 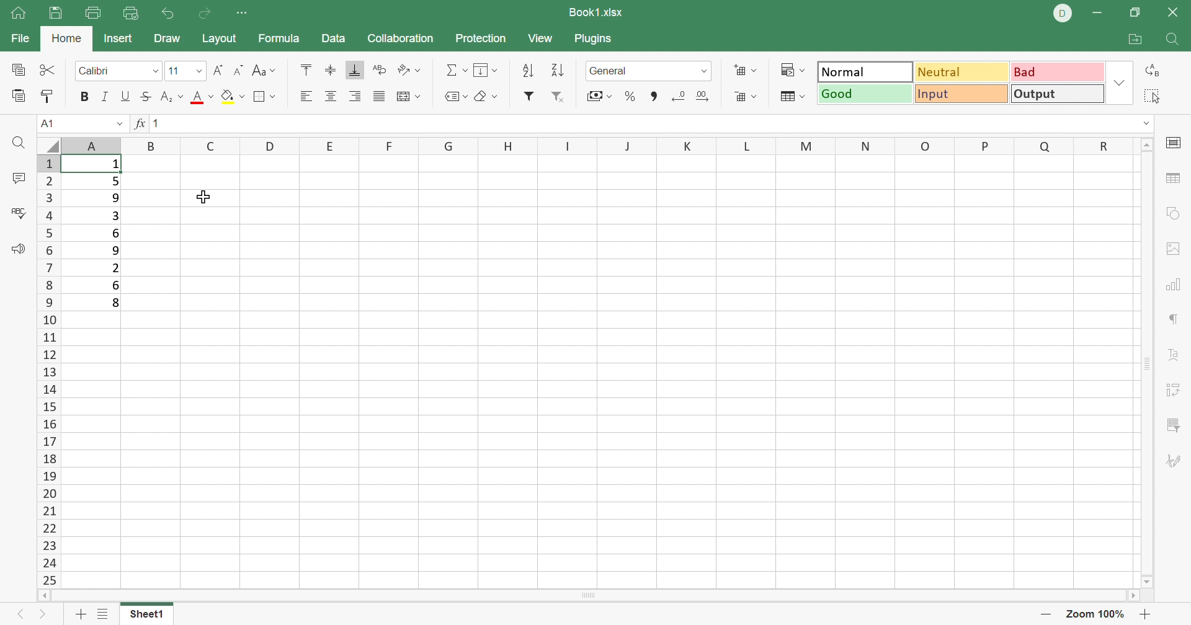 I want to click on Select all, so click(x=1151, y=95).